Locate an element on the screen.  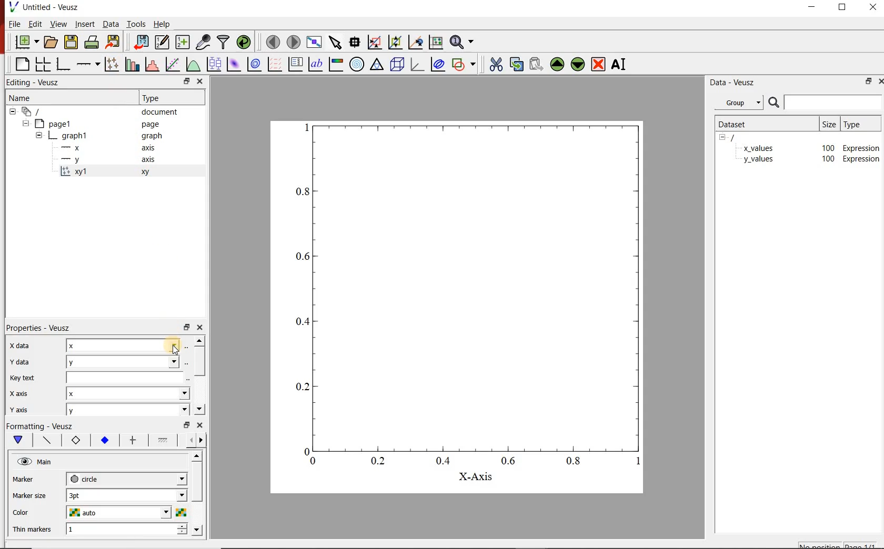
restore down is located at coordinates (866, 81).